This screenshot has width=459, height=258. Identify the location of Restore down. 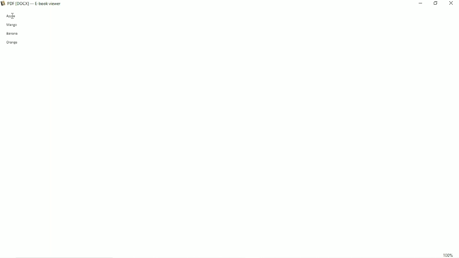
(436, 3).